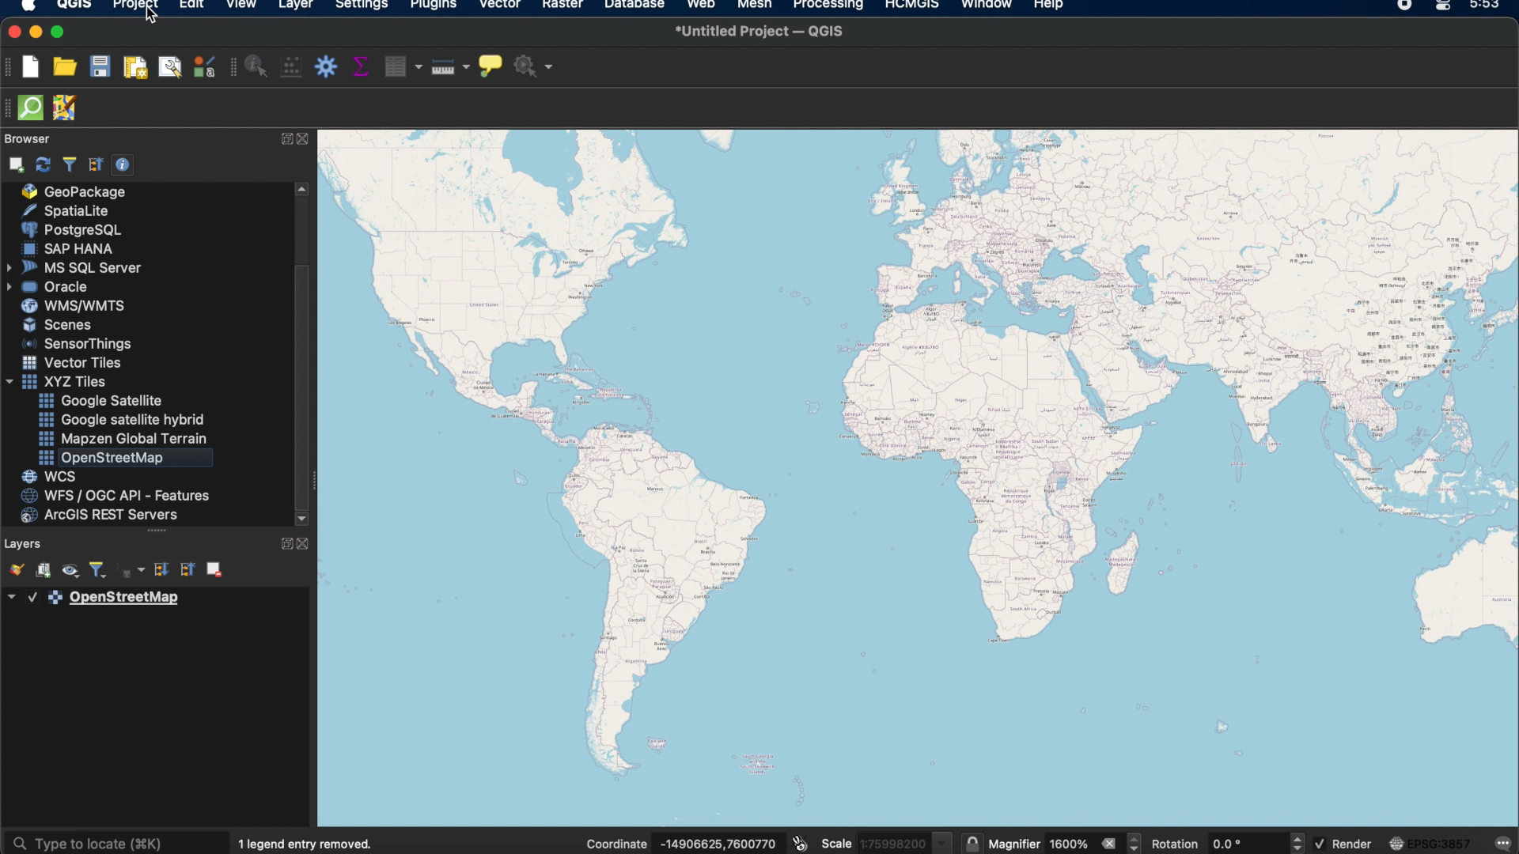  What do you see at coordinates (241, 7) in the screenshot?
I see `view` at bounding box center [241, 7].